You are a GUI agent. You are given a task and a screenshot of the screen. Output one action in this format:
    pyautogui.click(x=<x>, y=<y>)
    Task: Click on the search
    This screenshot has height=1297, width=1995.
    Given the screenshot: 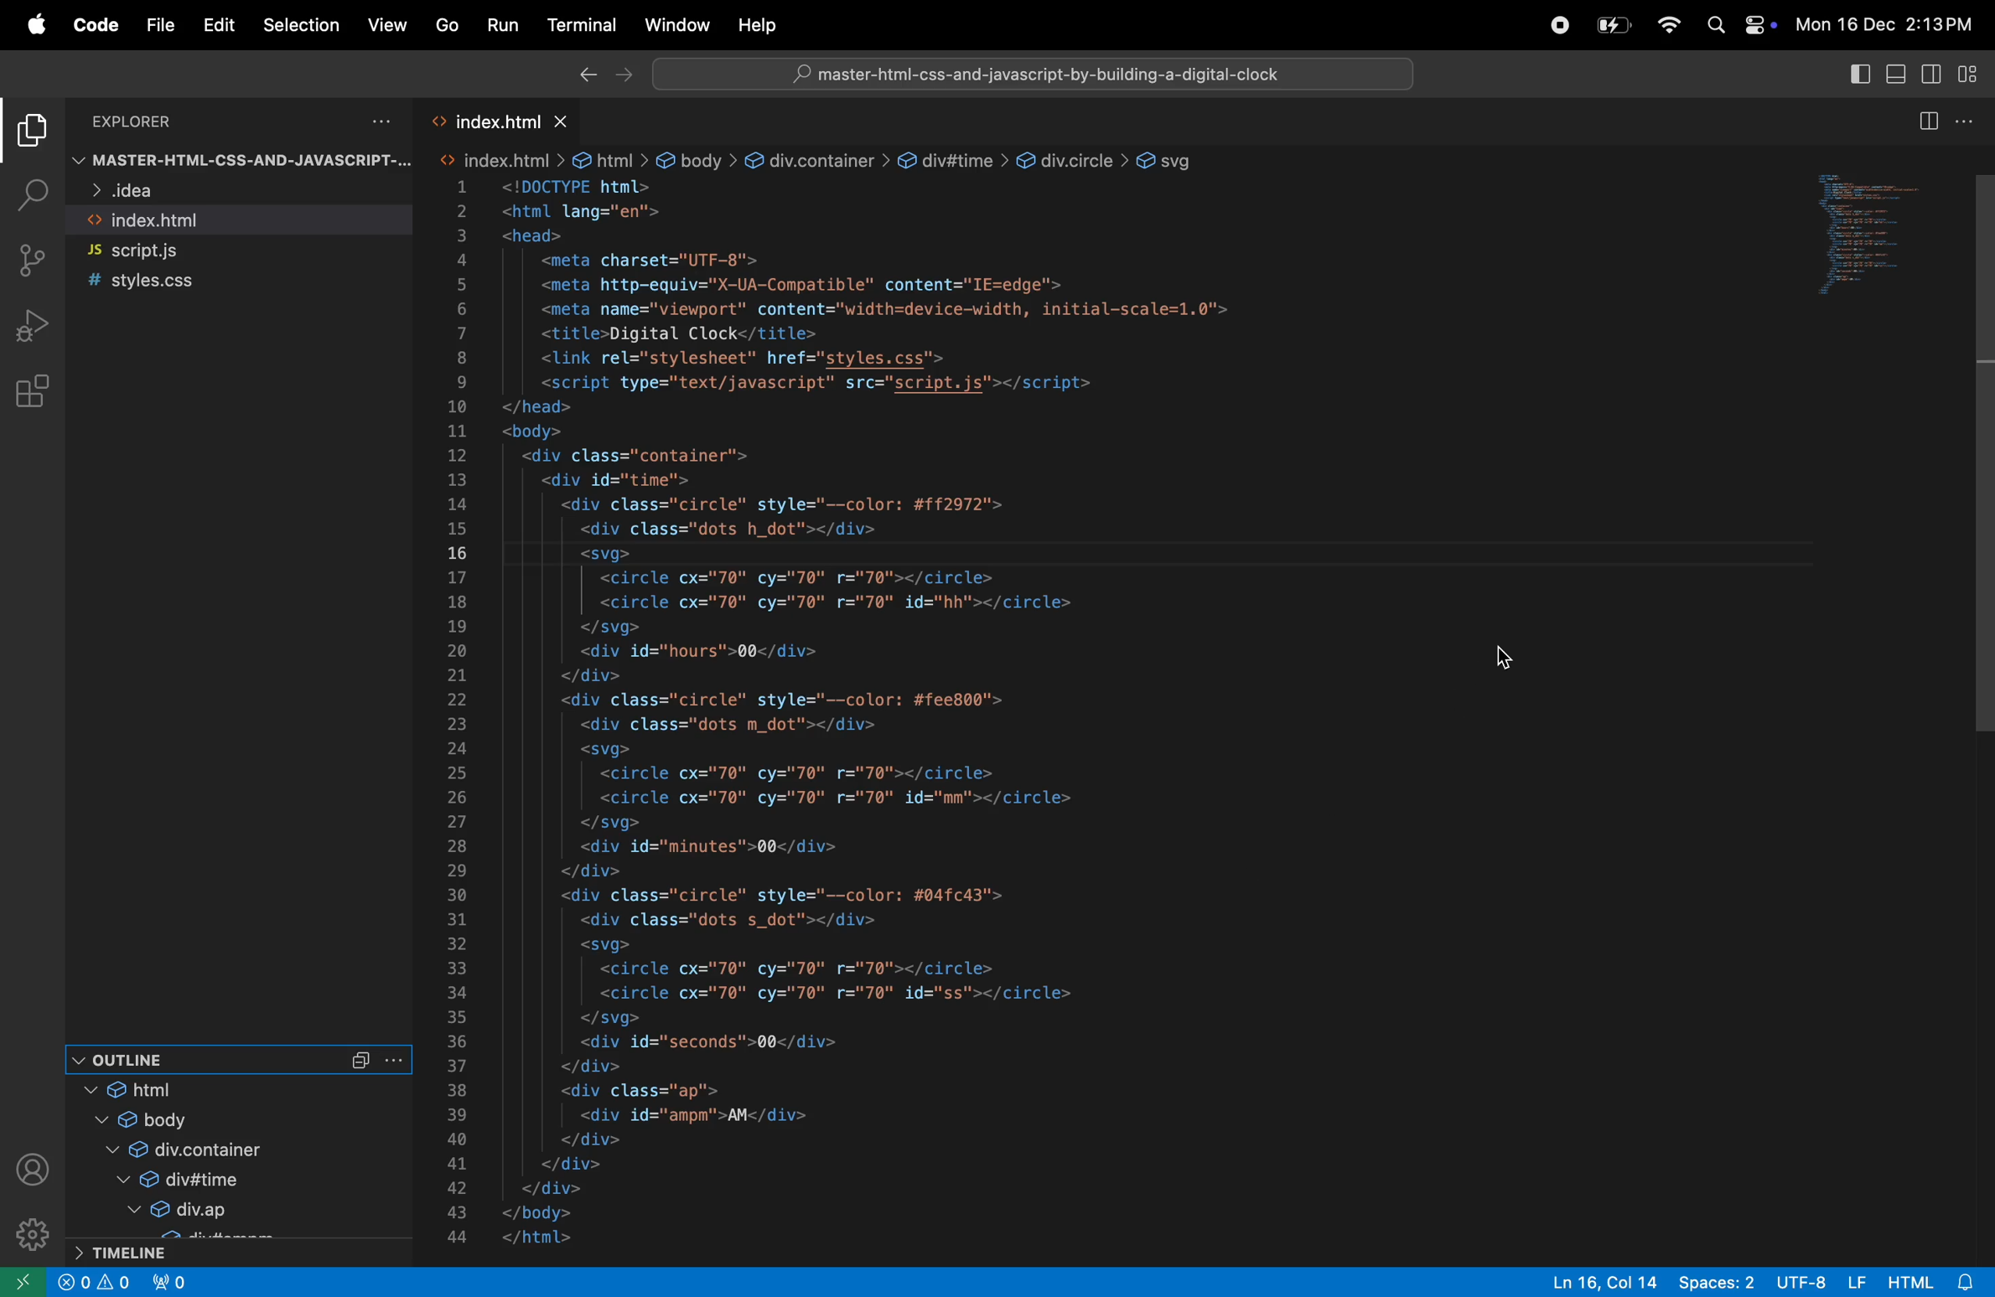 What is the action you would take?
    pyautogui.click(x=30, y=196)
    